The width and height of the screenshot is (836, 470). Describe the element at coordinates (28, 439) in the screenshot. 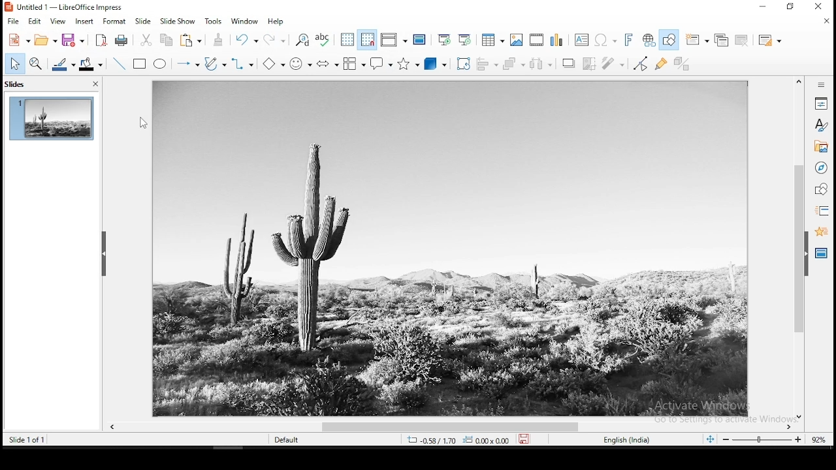

I see `slide of 1 of 1` at that location.